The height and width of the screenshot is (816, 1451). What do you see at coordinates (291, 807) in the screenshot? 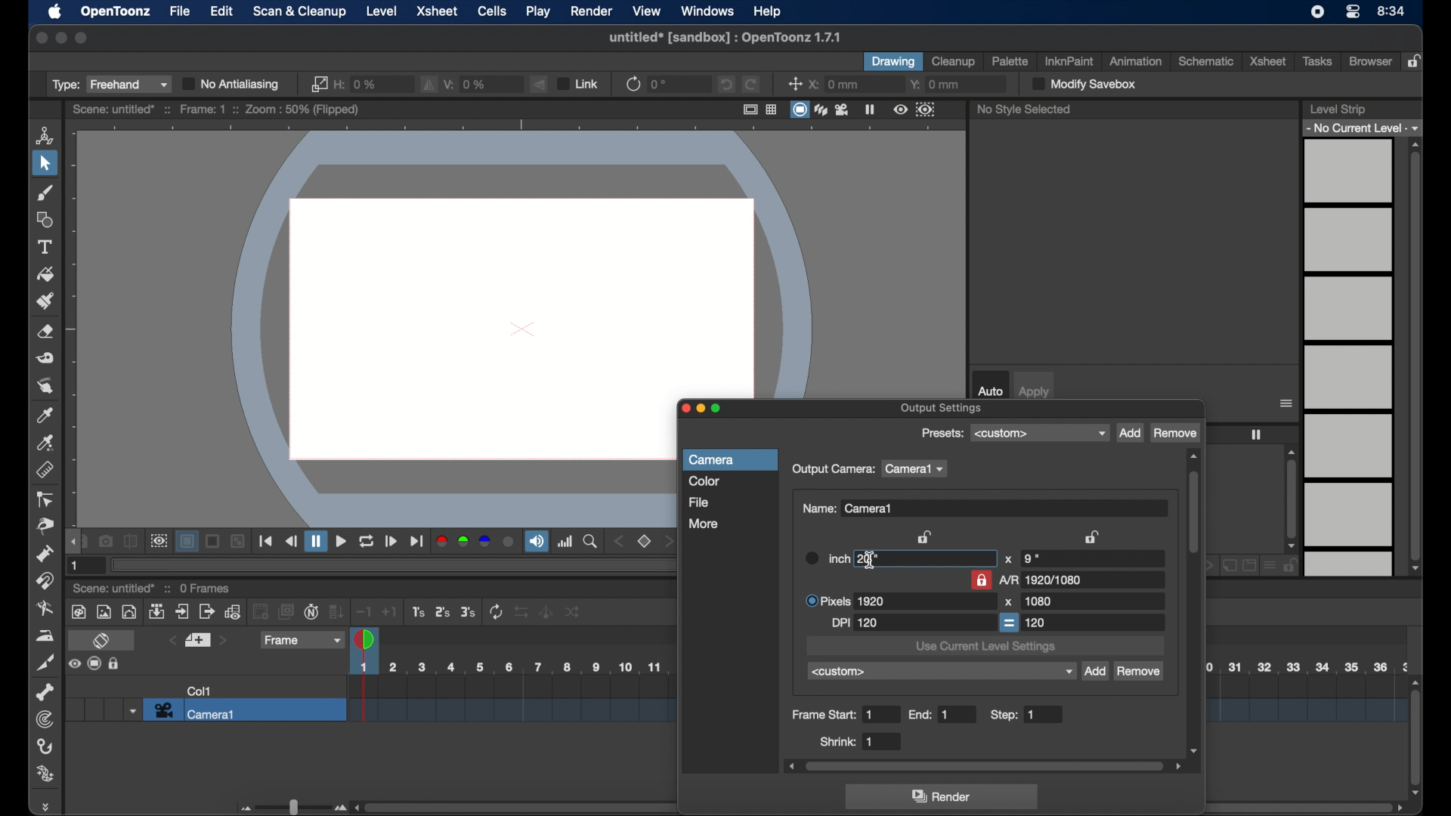
I see `slider` at bounding box center [291, 807].